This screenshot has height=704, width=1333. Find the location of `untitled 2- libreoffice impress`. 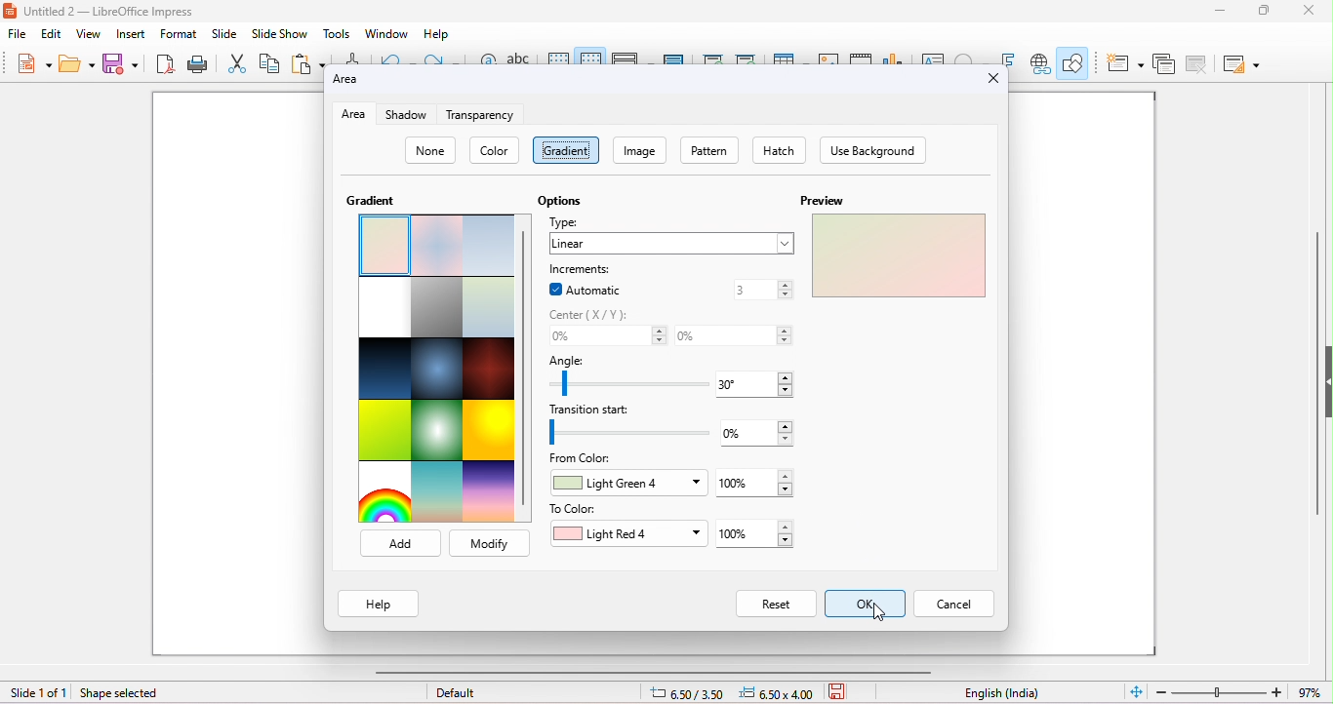

untitled 2- libreoffice impress is located at coordinates (121, 11).